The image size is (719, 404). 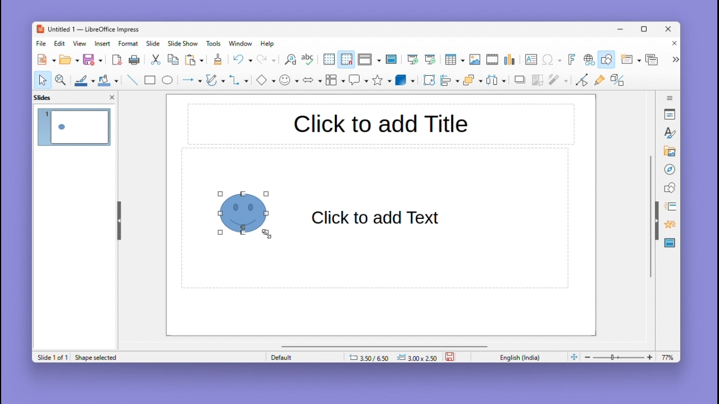 What do you see at coordinates (449, 80) in the screenshot?
I see `Align` at bounding box center [449, 80].